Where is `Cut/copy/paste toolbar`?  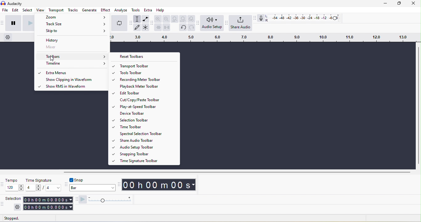
Cut/copy/paste toolbar is located at coordinates (148, 100).